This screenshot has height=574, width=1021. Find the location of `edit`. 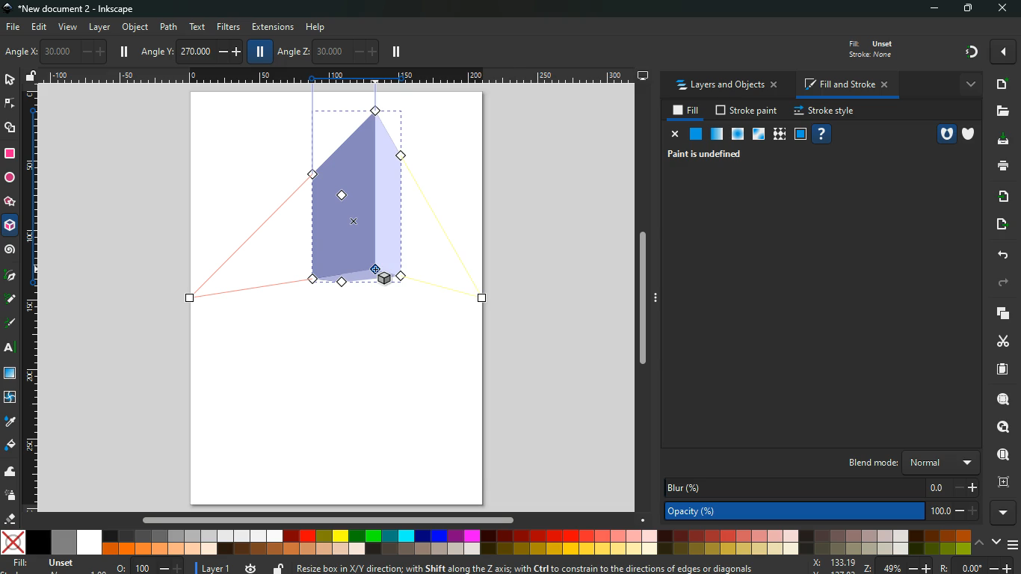

edit is located at coordinates (40, 27).